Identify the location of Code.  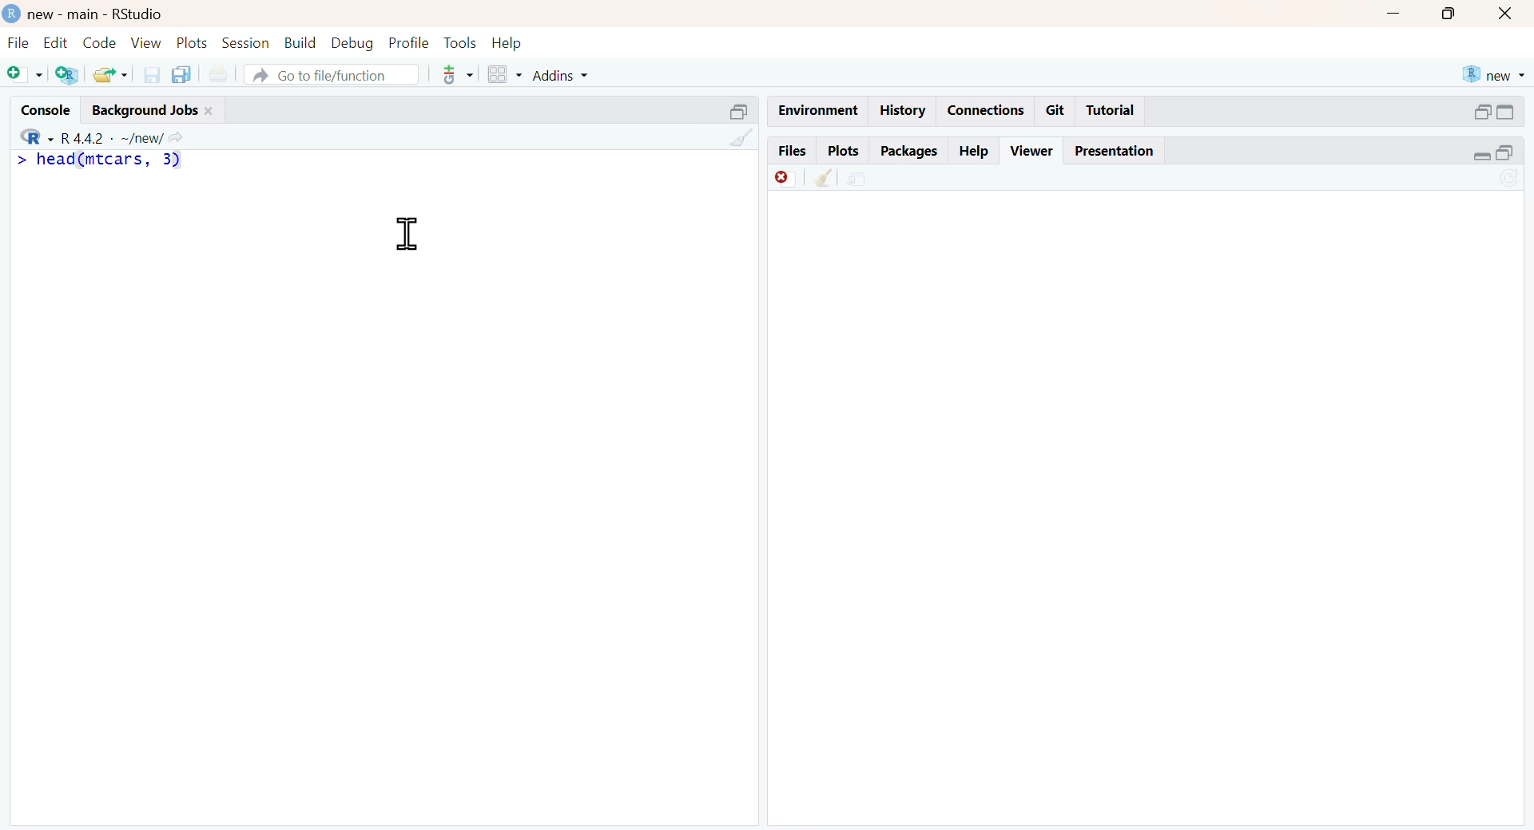
(97, 41).